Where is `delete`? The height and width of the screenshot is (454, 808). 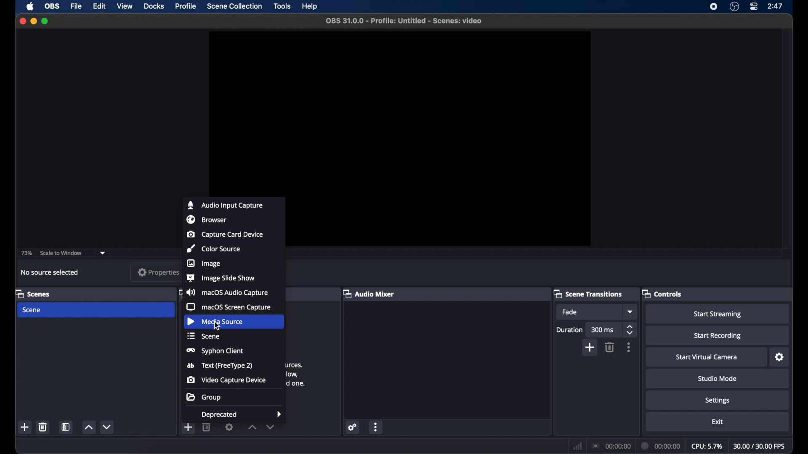 delete is located at coordinates (609, 347).